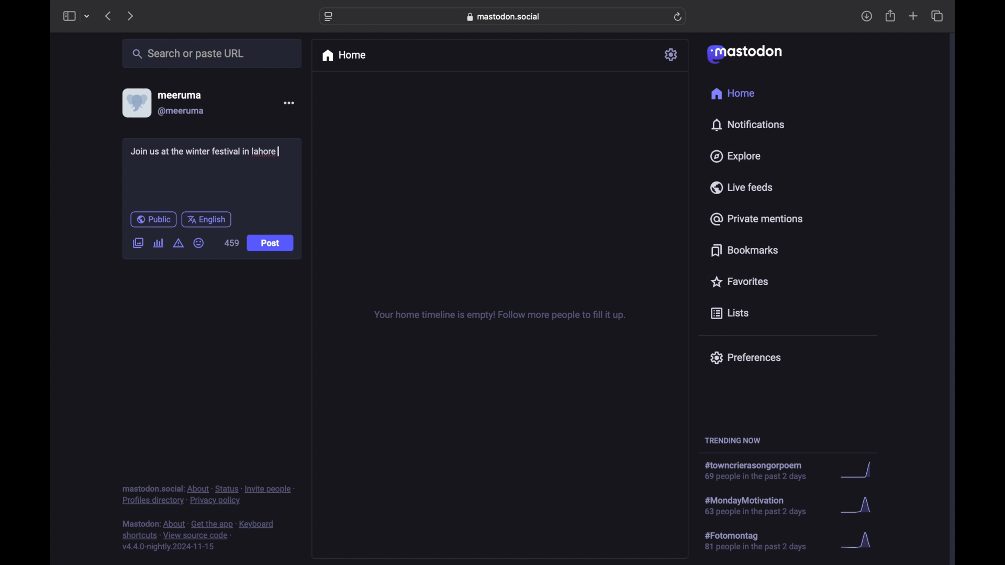 Image resolution: width=1005 pixels, height=565 pixels. Describe the element at coordinates (867, 17) in the screenshot. I see `download` at that location.